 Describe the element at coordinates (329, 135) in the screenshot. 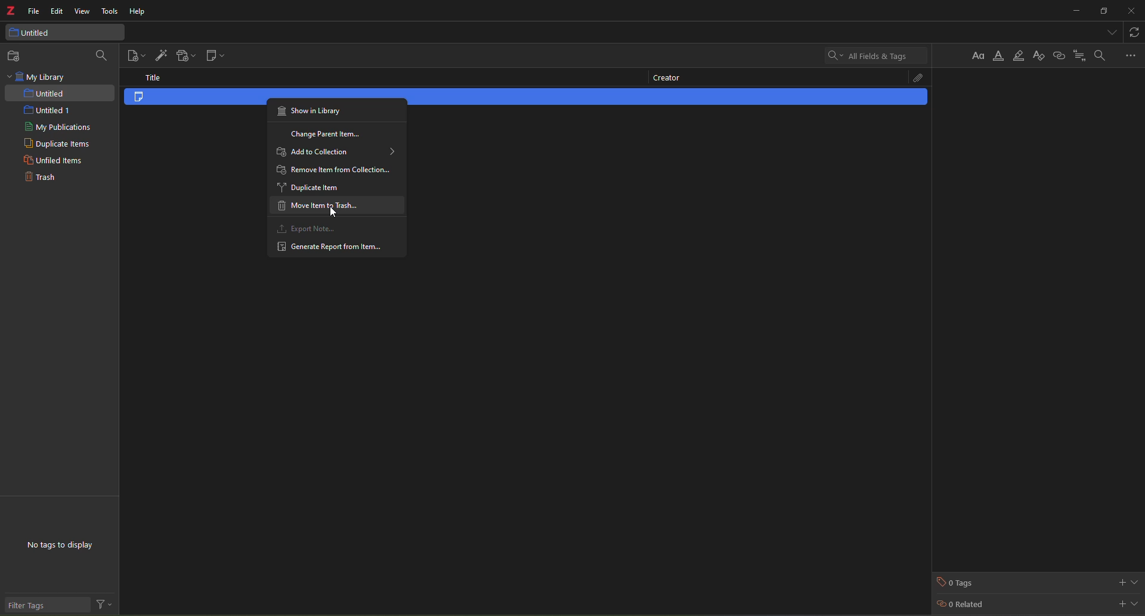

I see `change parent item` at that location.